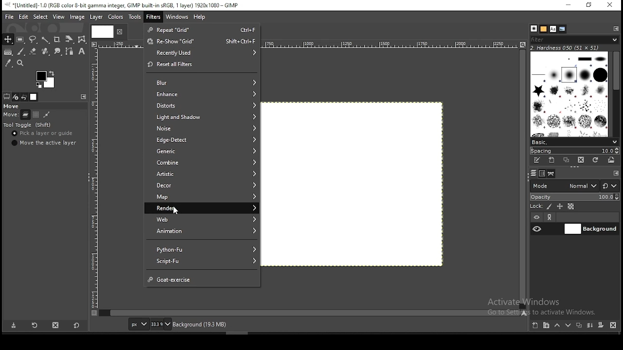  Describe the element at coordinates (68, 40) in the screenshot. I see `crop tool` at that location.